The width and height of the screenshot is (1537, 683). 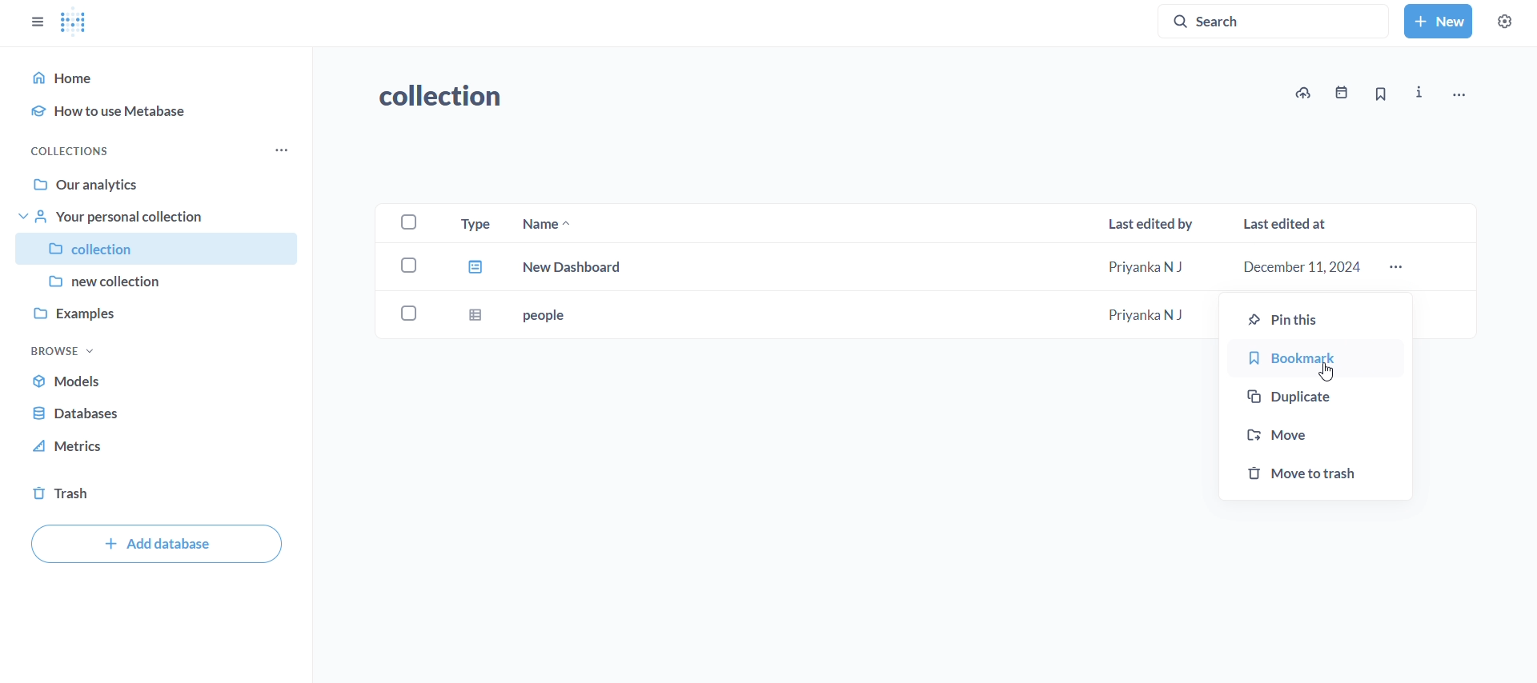 I want to click on checkboxes, so click(x=408, y=272).